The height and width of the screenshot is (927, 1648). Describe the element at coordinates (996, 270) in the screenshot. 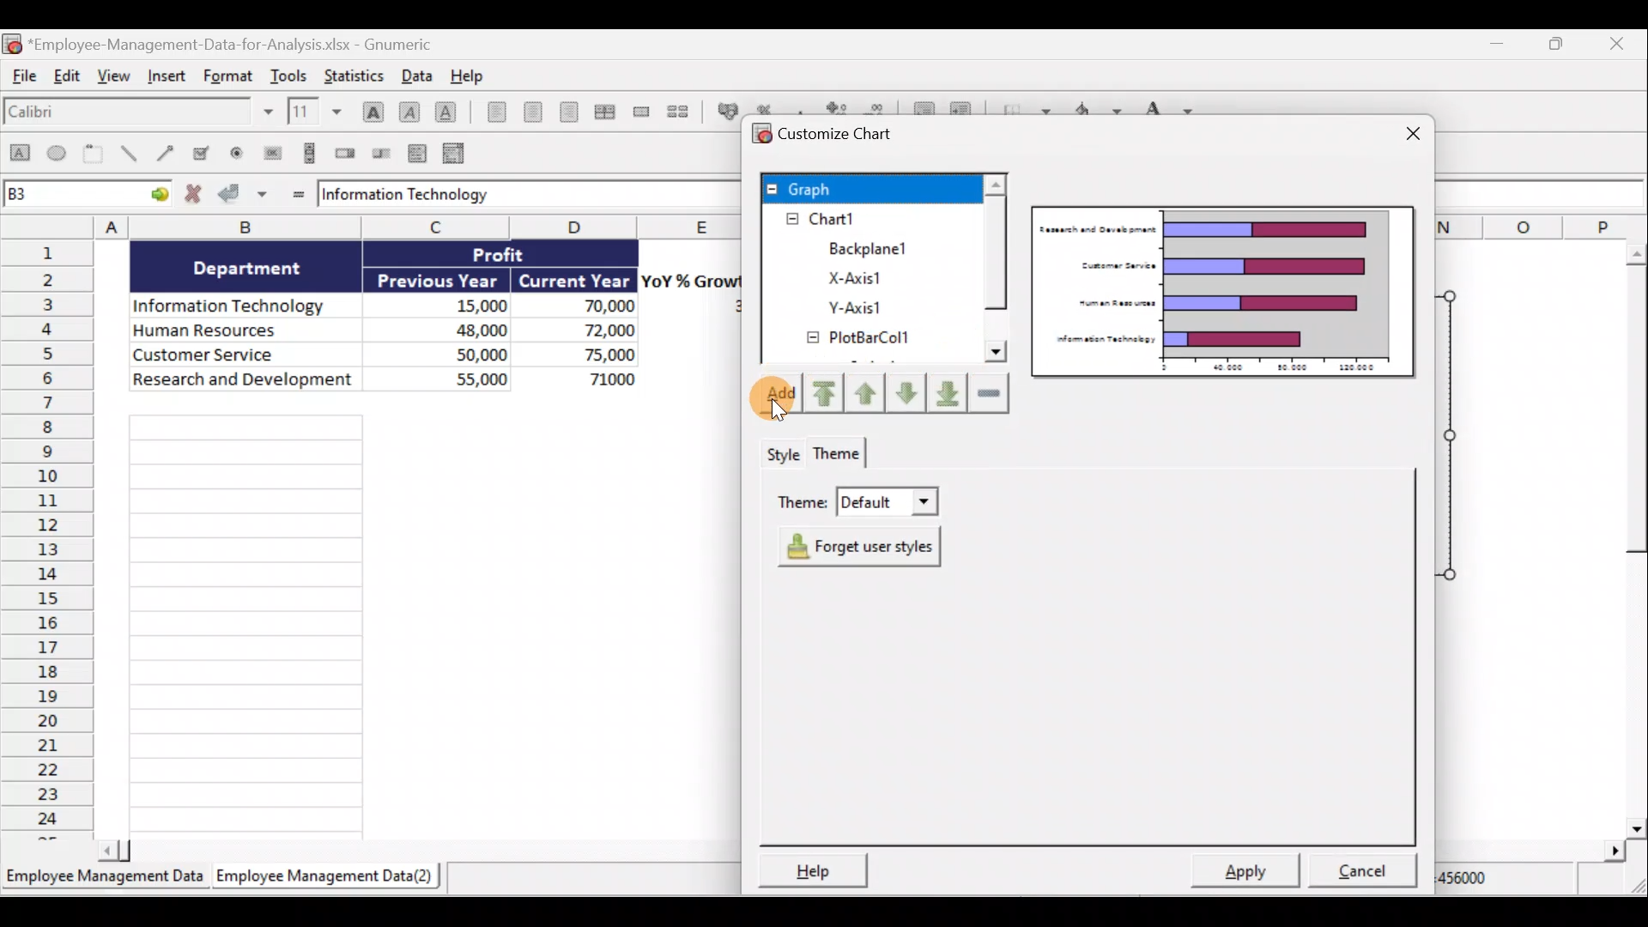

I see `Scroll bar` at that location.